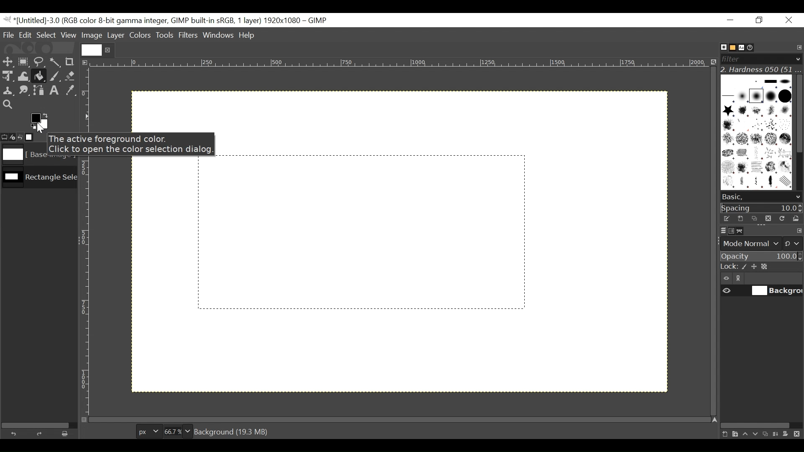 The width and height of the screenshot is (804, 452). What do you see at coordinates (799, 231) in the screenshot?
I see `configure this tab` at bounding box center [799, 231].